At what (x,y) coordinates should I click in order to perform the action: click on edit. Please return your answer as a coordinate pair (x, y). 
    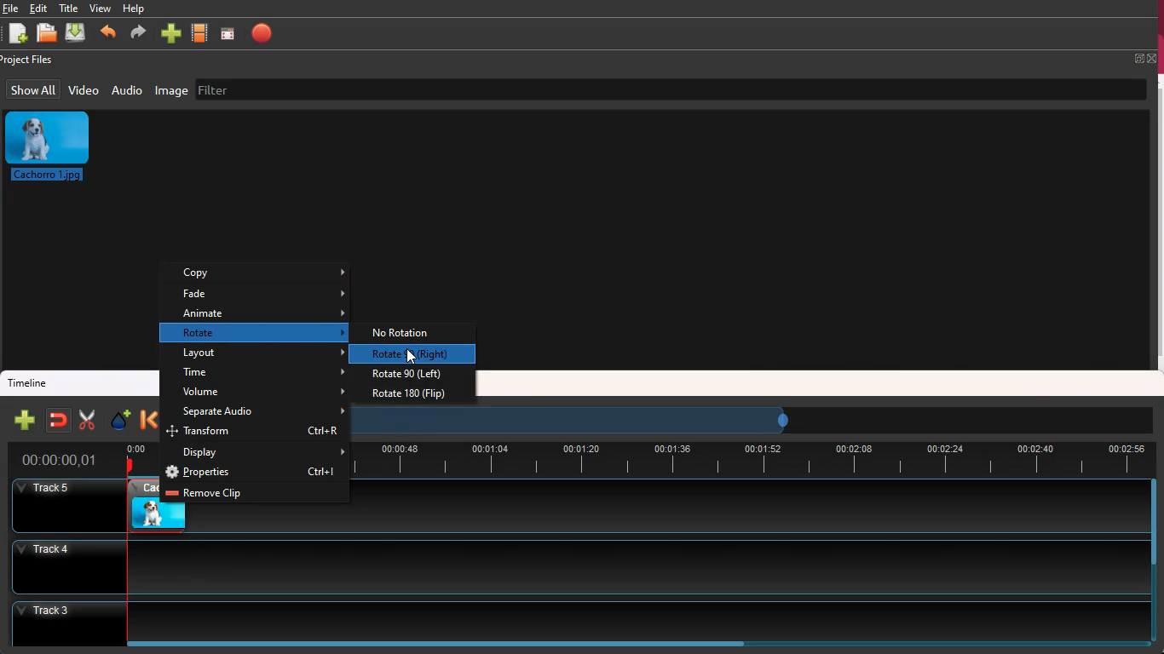
    Looking at the image, I should click on (38, 9).